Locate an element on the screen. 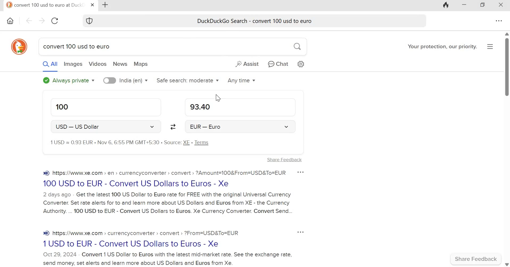 Image resolution: width=510 pixels, height=267 pixels. Change currency is located at coordinates (174, 127).